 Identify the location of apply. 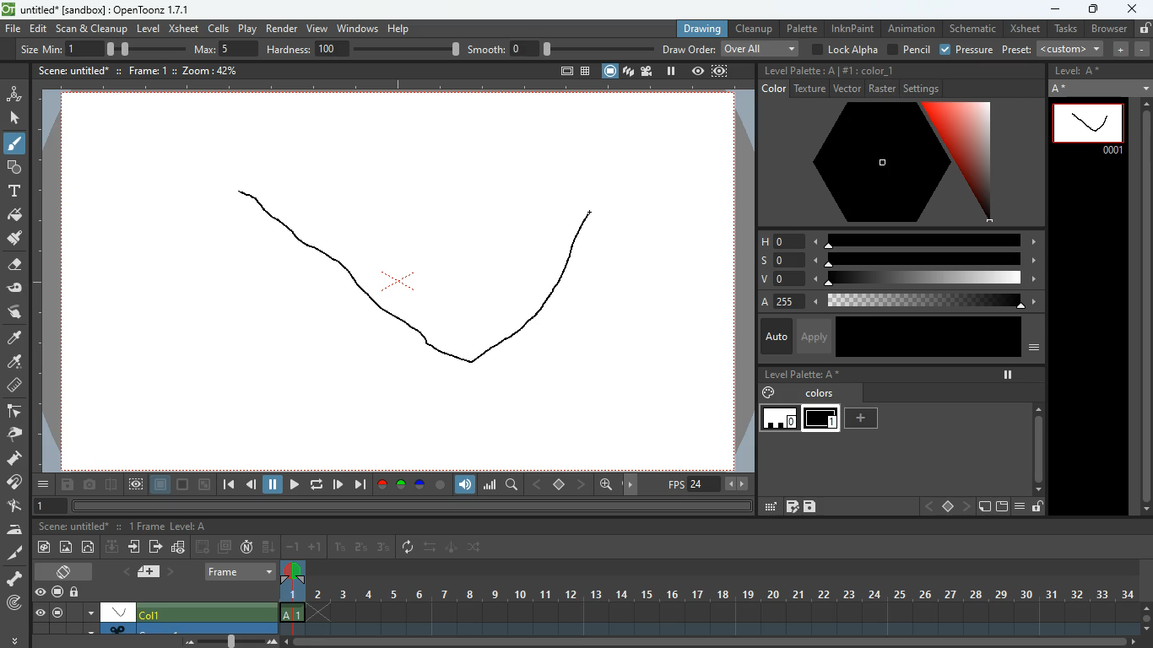
(813, 336).